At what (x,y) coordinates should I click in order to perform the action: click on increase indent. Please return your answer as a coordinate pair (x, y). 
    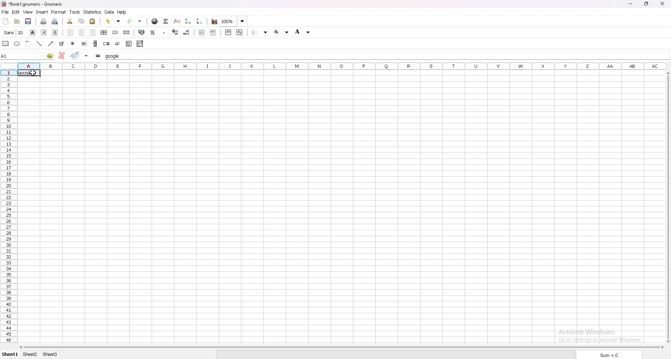
    Looking at the image, I should click on (213, 32).